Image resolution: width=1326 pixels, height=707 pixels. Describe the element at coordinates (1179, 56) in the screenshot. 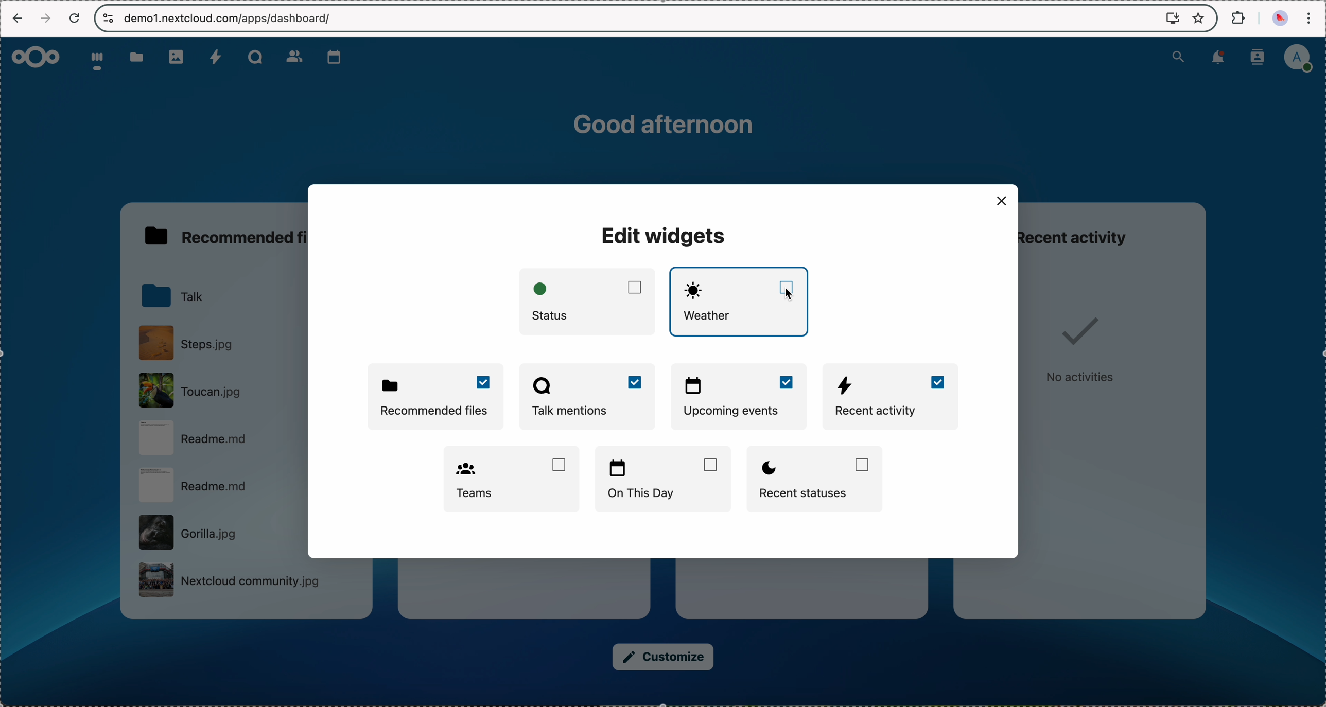

I see `search` at that location.